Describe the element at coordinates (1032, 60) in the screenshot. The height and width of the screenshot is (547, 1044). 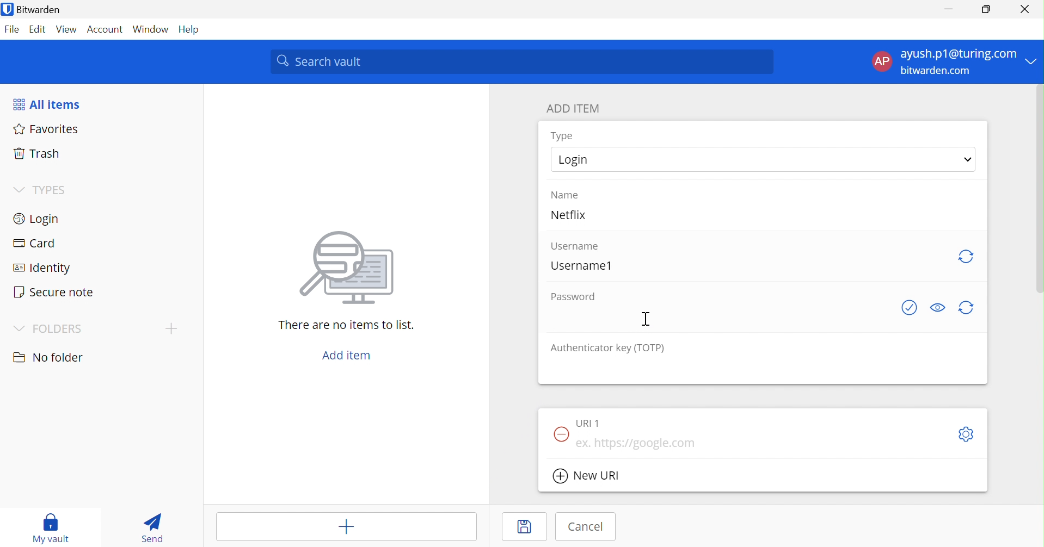
I see `Drop down` at that location.